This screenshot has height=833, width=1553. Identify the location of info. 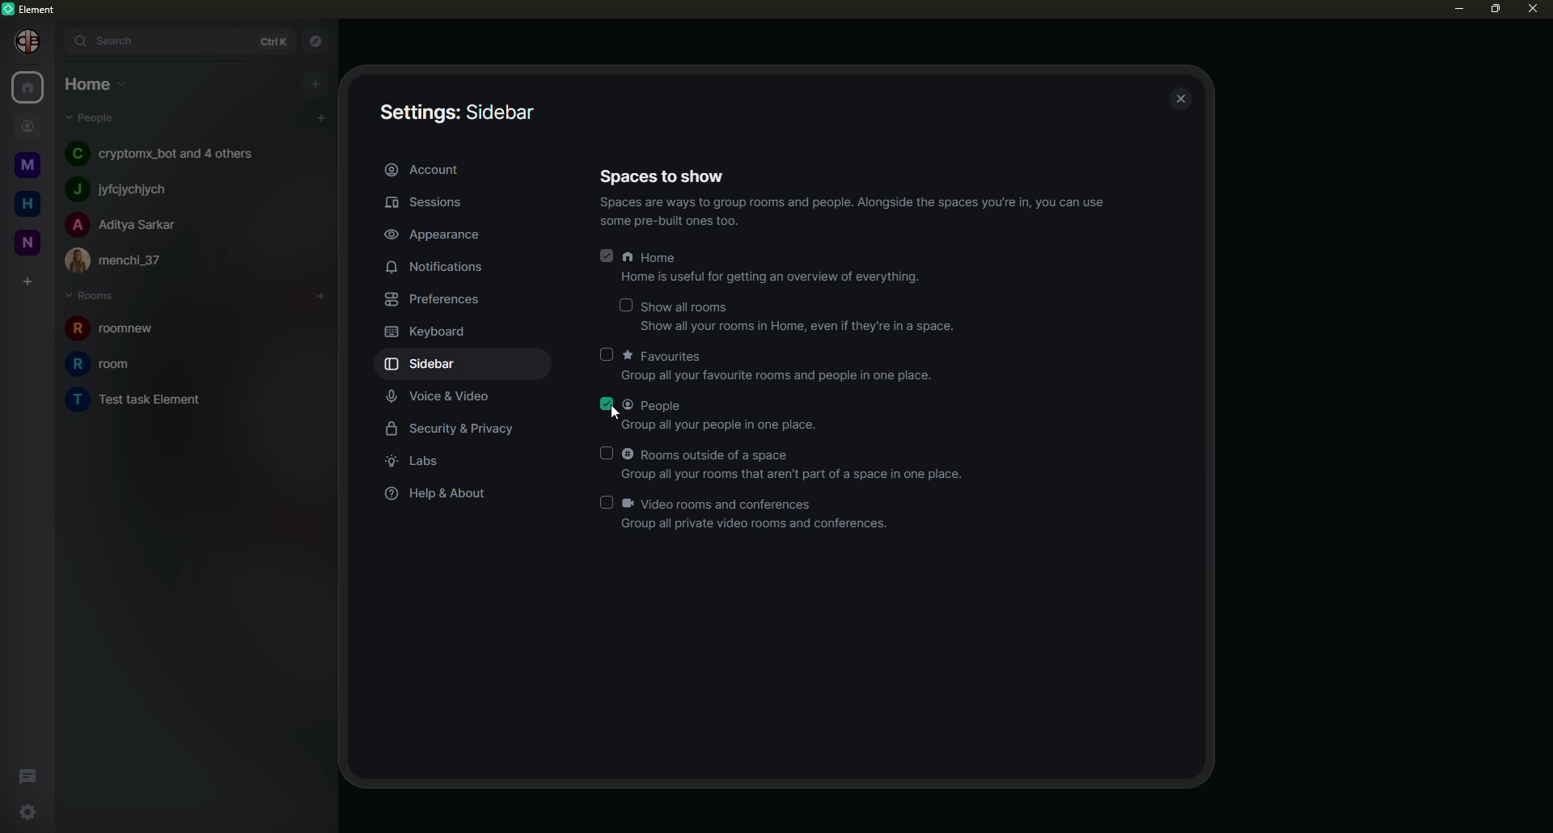
(860, 212).